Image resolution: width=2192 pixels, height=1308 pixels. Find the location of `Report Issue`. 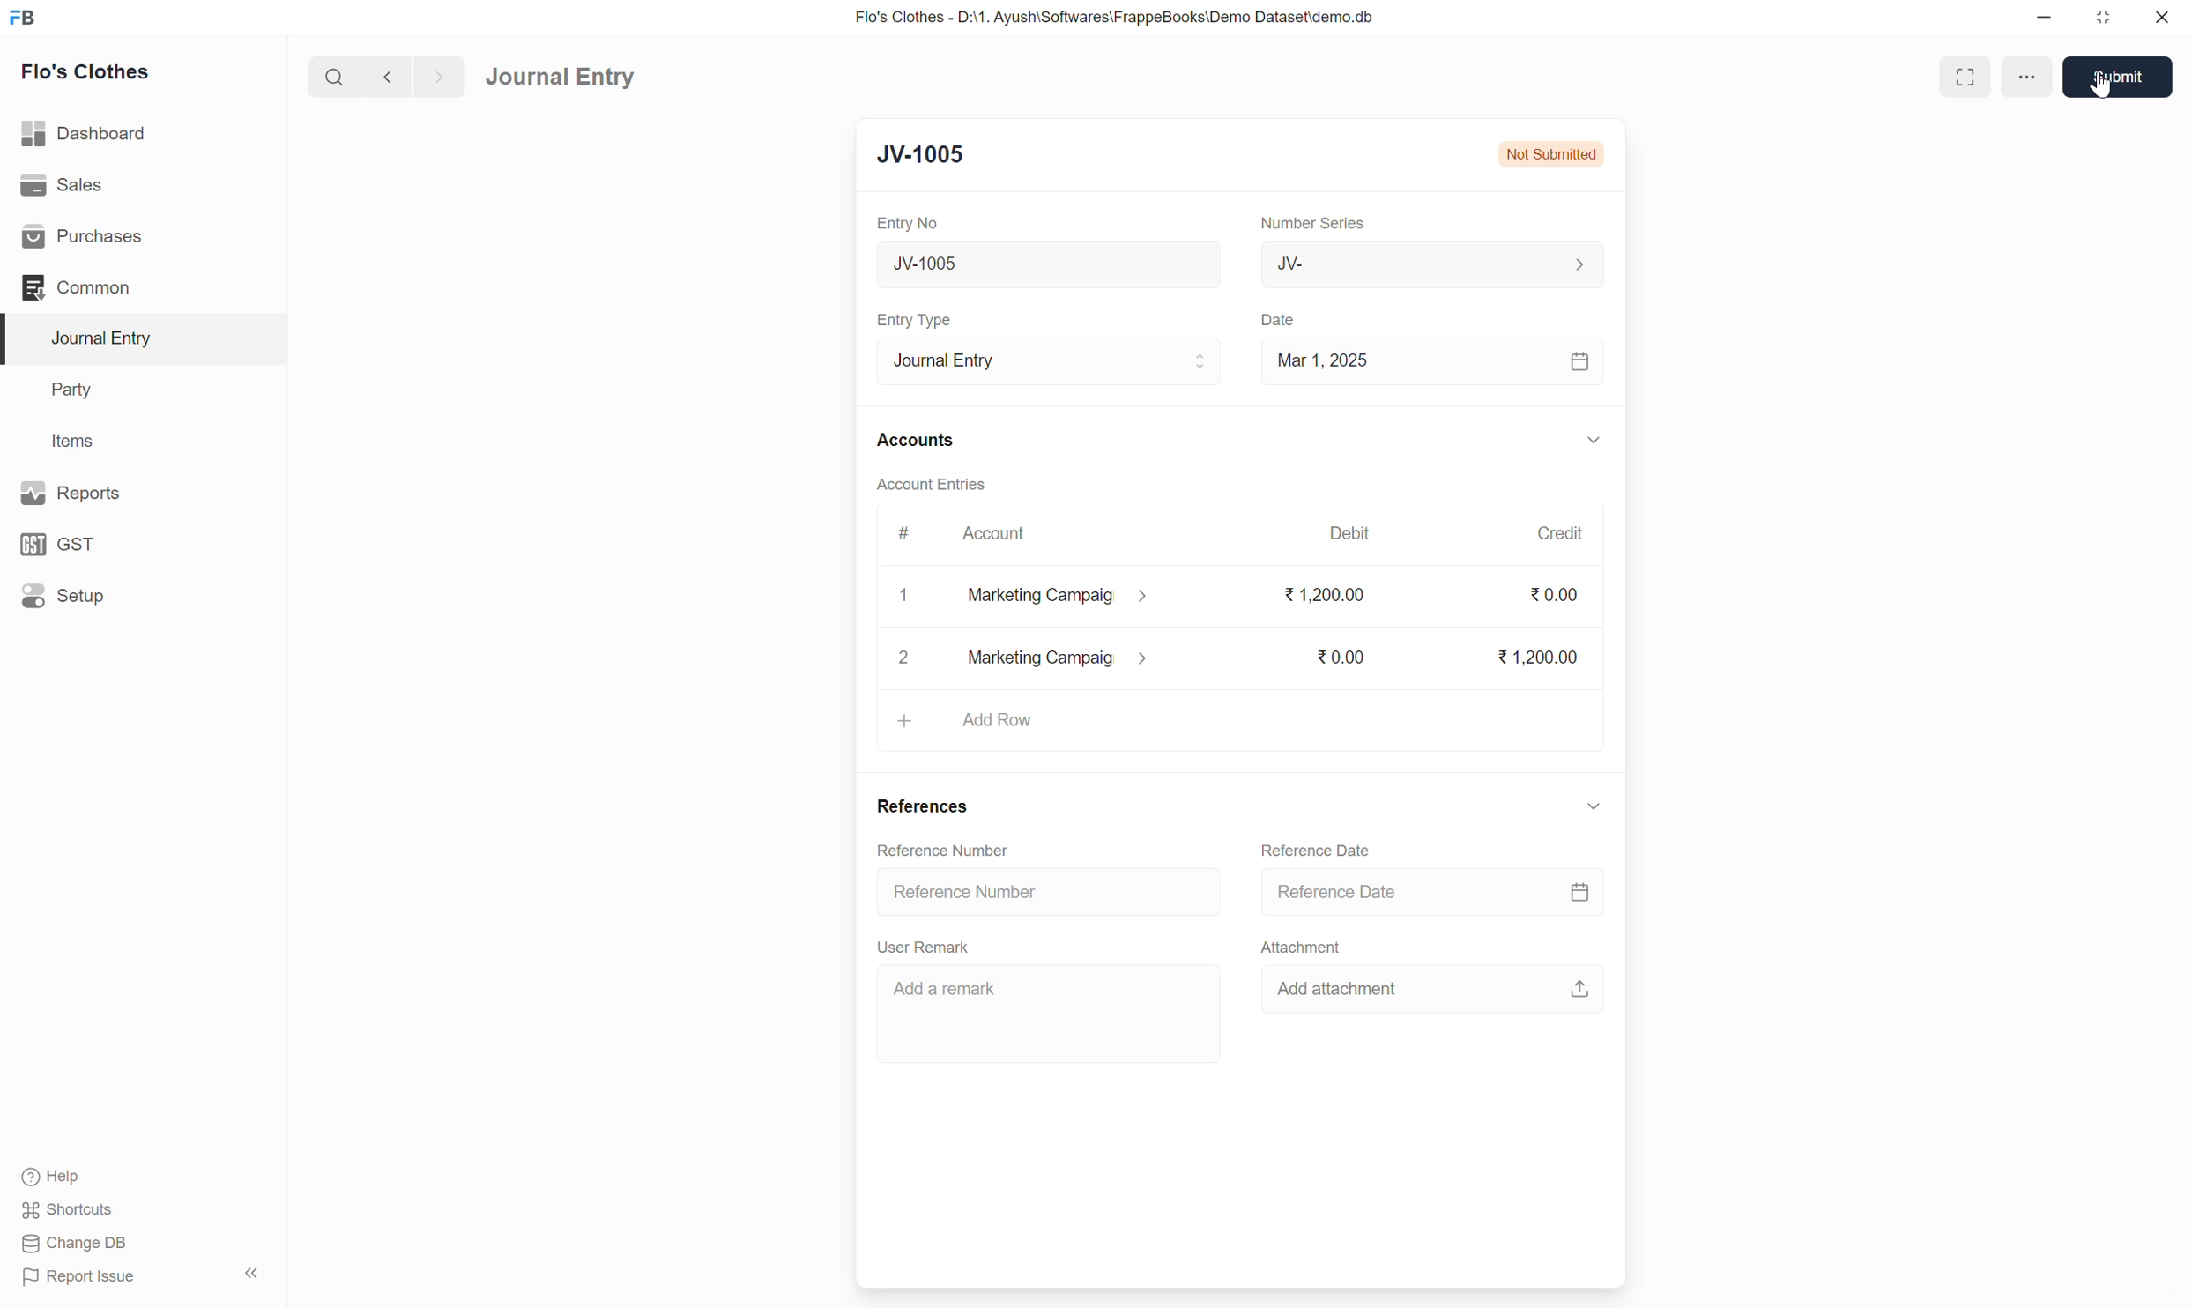

Report Issue is located at coordinates (85, 1278).